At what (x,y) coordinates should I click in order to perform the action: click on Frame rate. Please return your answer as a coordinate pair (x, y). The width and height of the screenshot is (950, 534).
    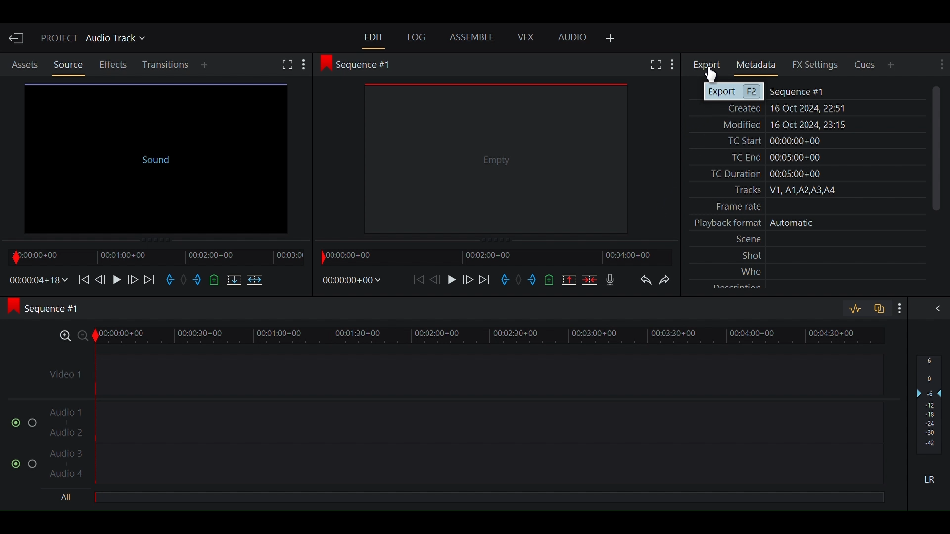
    Looking at the image, I should click on (732, 207).